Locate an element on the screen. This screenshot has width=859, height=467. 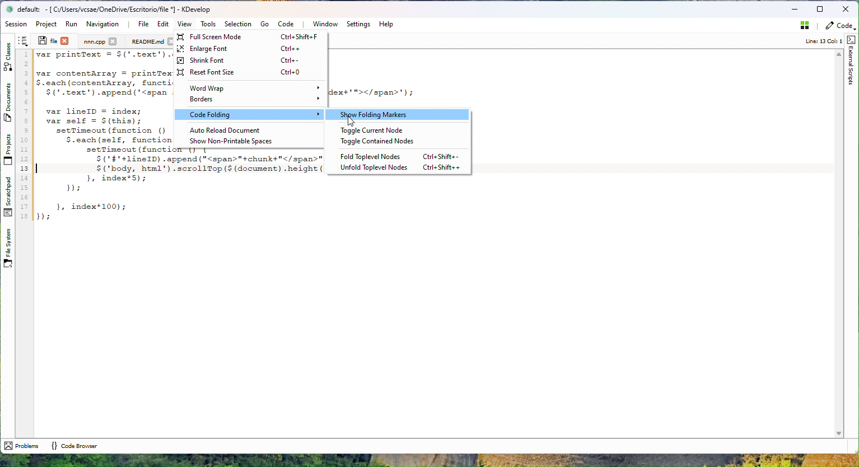
Show sorted list is located at coordinates (23, 41).